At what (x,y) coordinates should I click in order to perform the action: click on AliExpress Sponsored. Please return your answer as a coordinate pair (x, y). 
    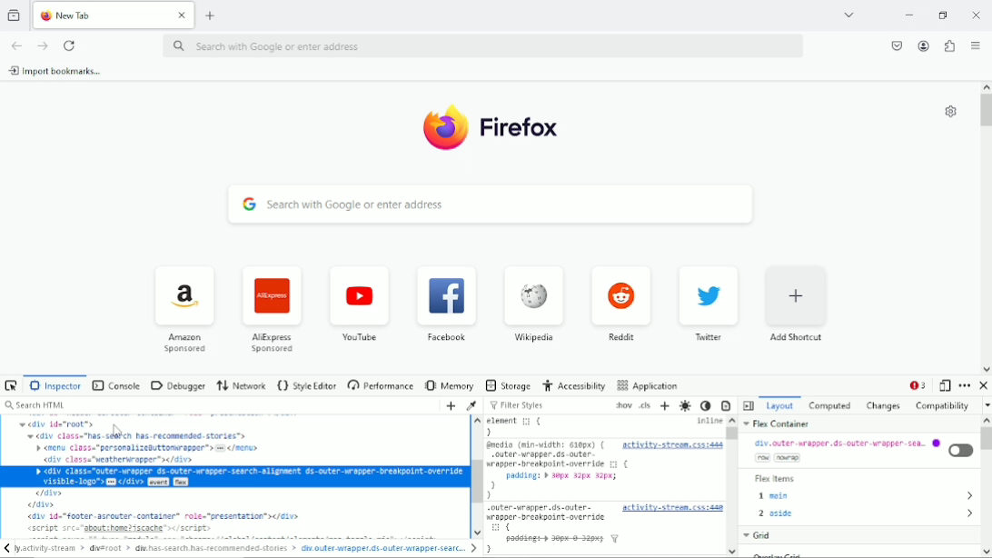
    Looking at the image, I should click on (269, 307).